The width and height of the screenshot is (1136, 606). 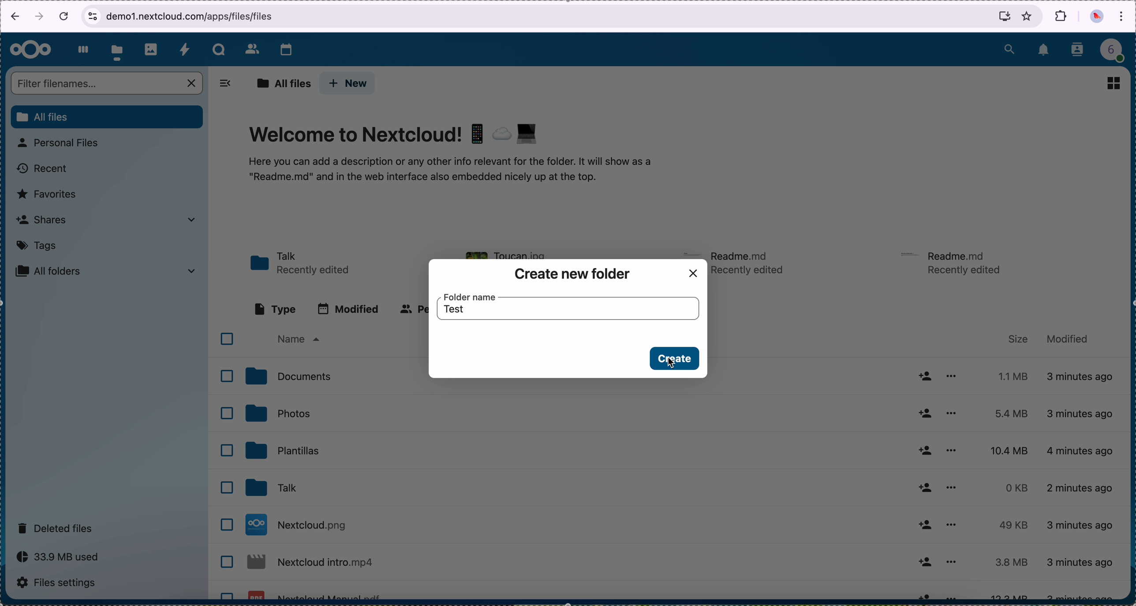 I want to click on all folders, so click(x=106, y=271).